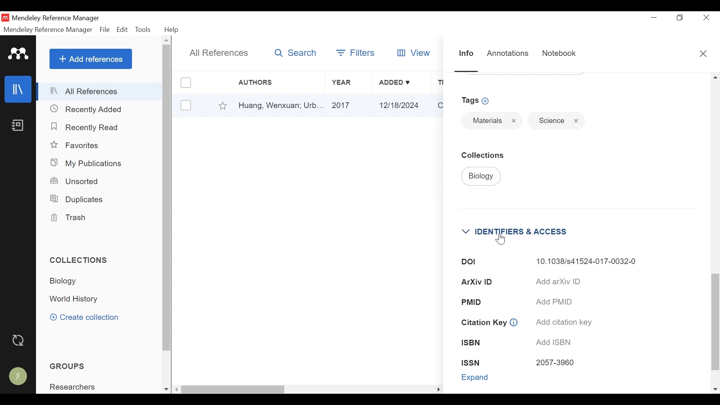  I want to click on 12/18/2024, so click(401, 105).